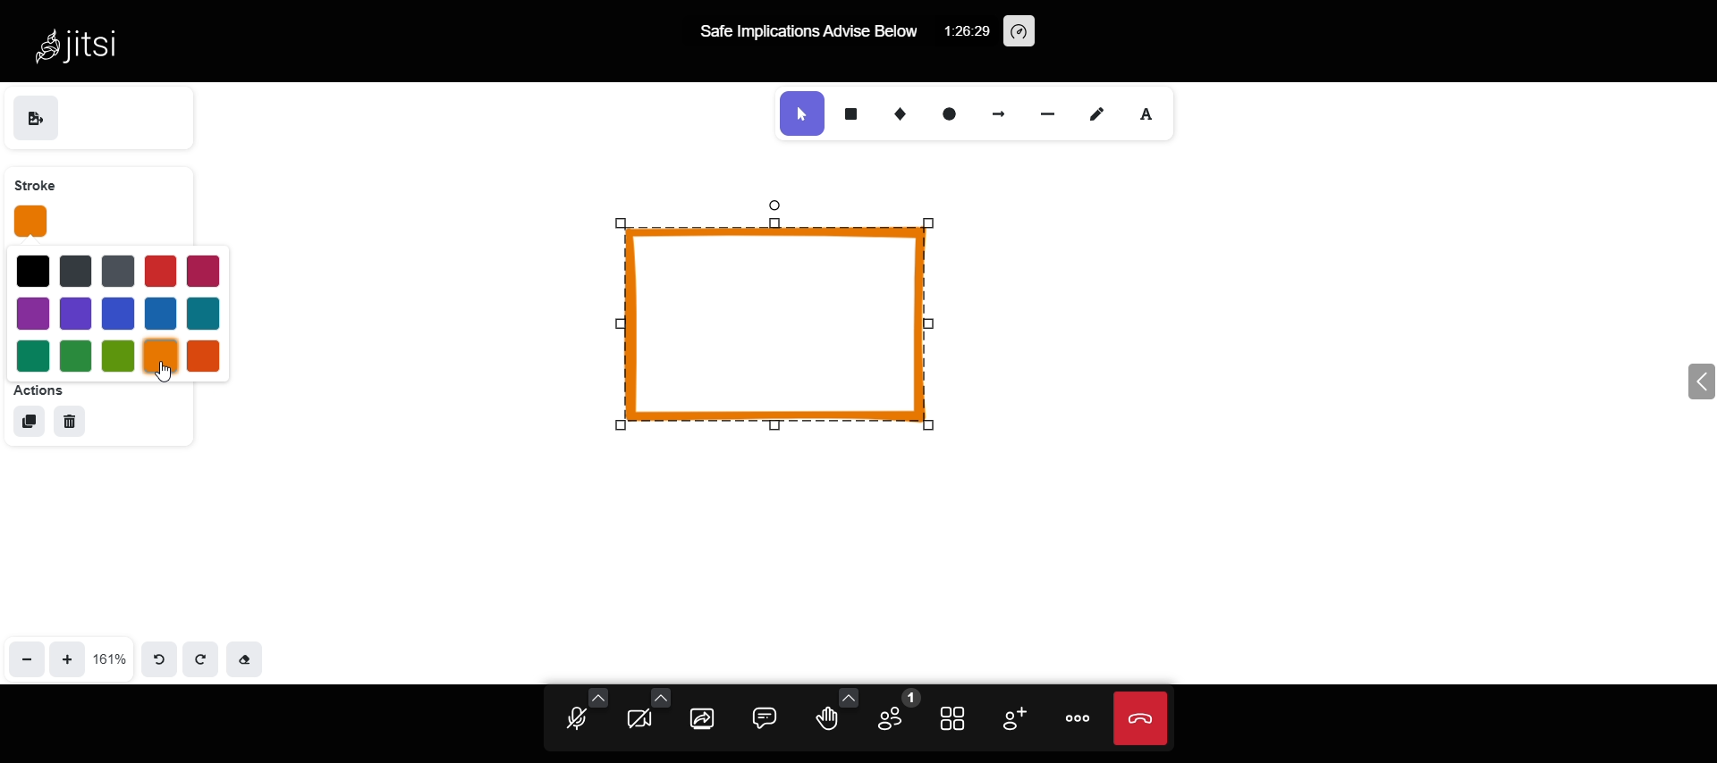 The height and width of the screenshot is (763, 1717). What do you see at coordinates (660, 686) in the screenshot?
I see `video setting` at bounding box center [660, 686].